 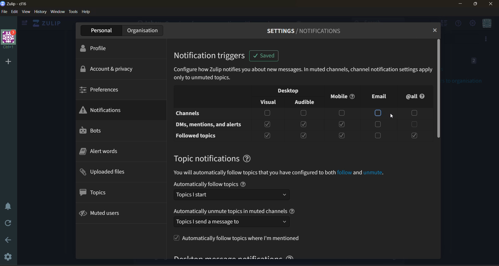 What do you see at coordinates (292, 91) in the screenshot?
I see `desktop` at bounding box center [292, 91].